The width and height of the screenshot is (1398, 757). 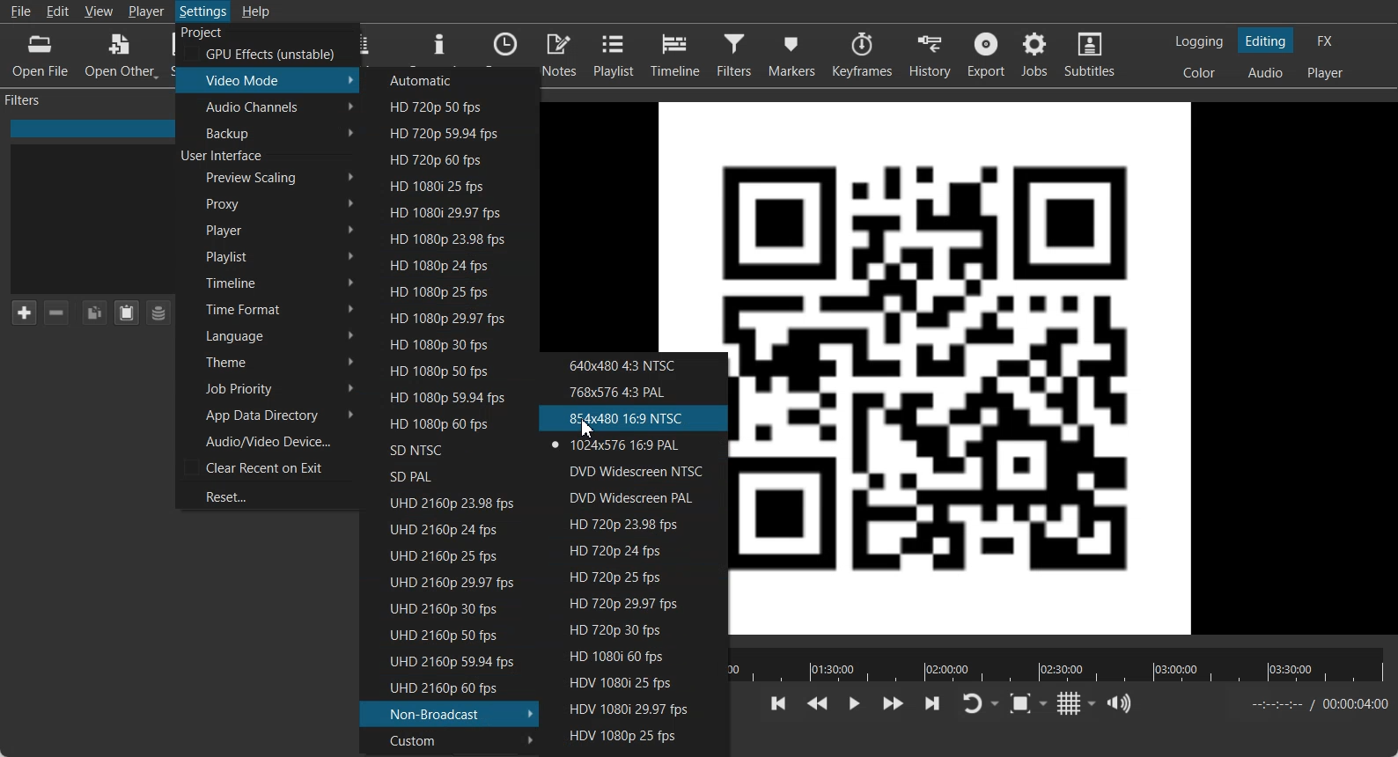 I want to click on 854x480 16:9 NTSC, so click(x=634, y=418).